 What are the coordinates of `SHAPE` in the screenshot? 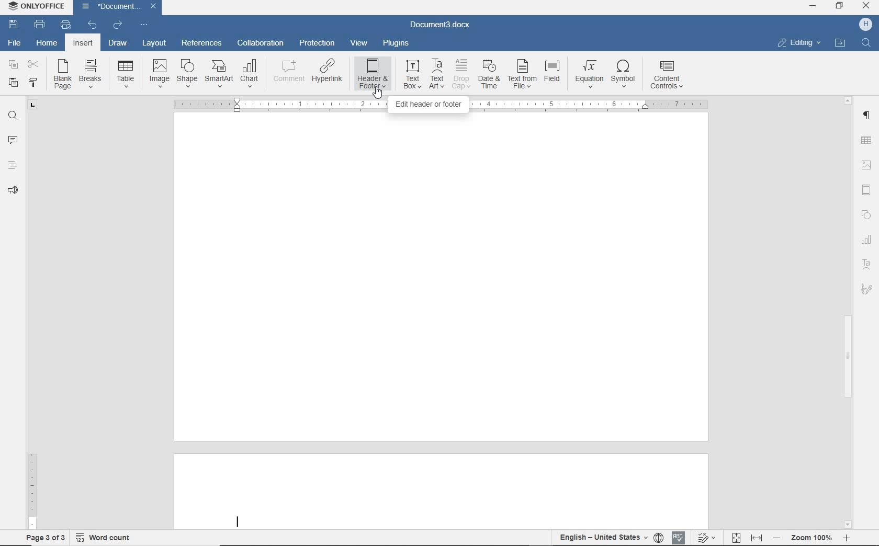 It's located at (187, 75).